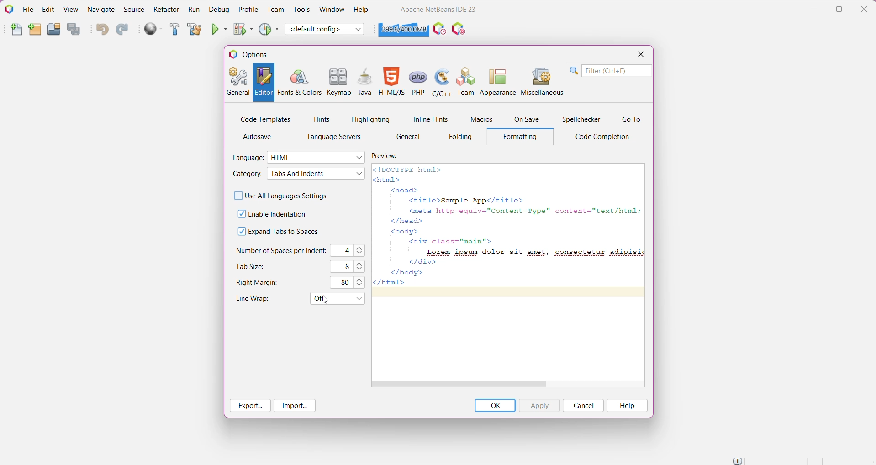  Describe the element at coordinates (122, 30) in the screenshot. I see `Redo` at that location.